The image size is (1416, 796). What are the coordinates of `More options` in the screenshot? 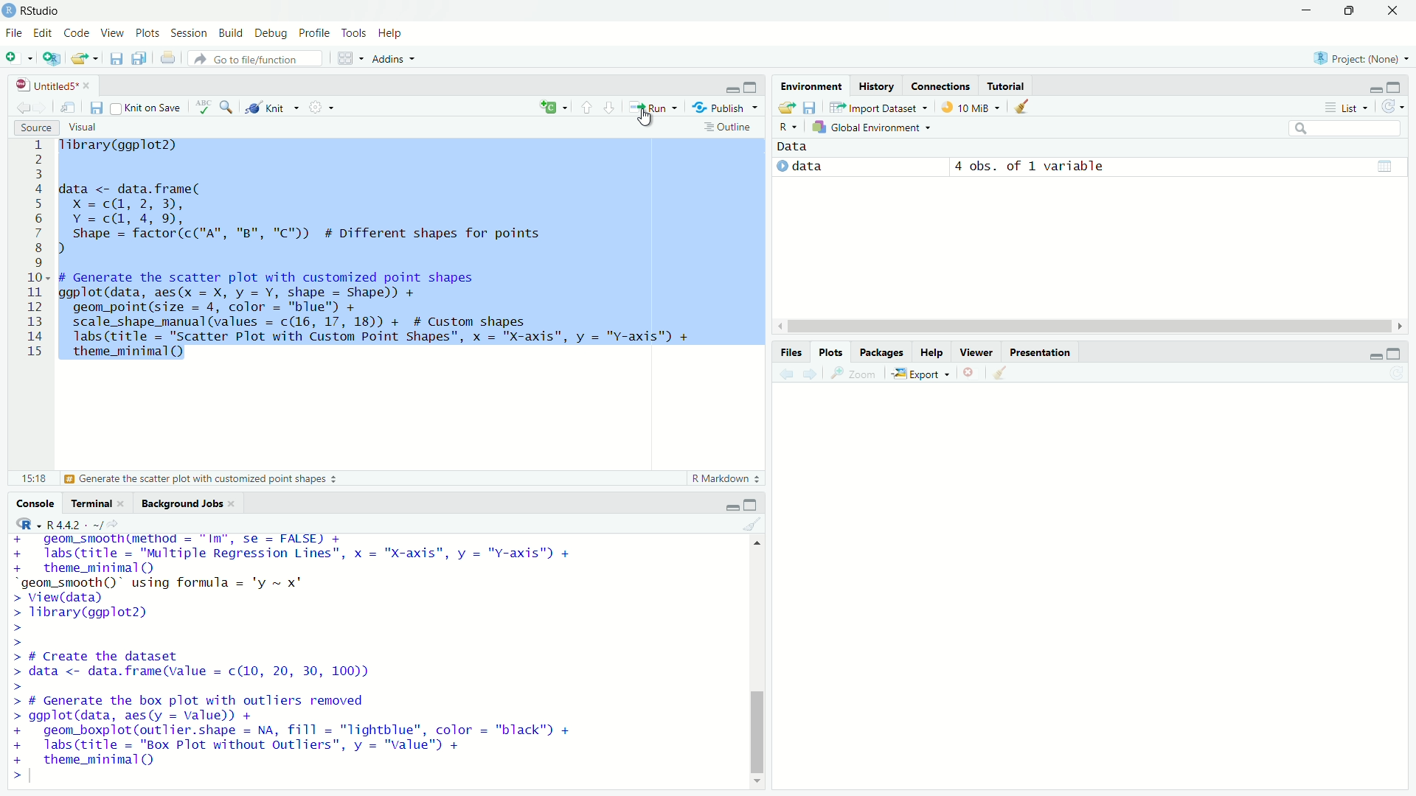 It's located at (321, 107).